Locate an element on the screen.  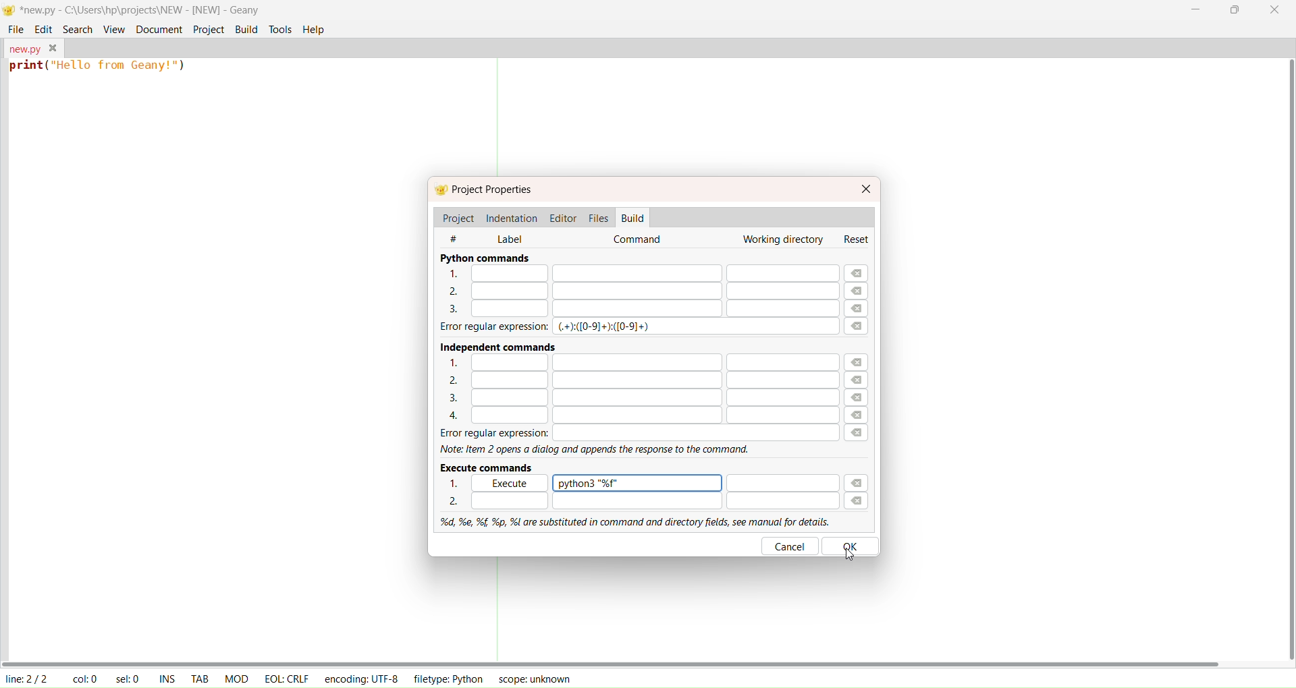
3. is located at coordinates (637, 309).